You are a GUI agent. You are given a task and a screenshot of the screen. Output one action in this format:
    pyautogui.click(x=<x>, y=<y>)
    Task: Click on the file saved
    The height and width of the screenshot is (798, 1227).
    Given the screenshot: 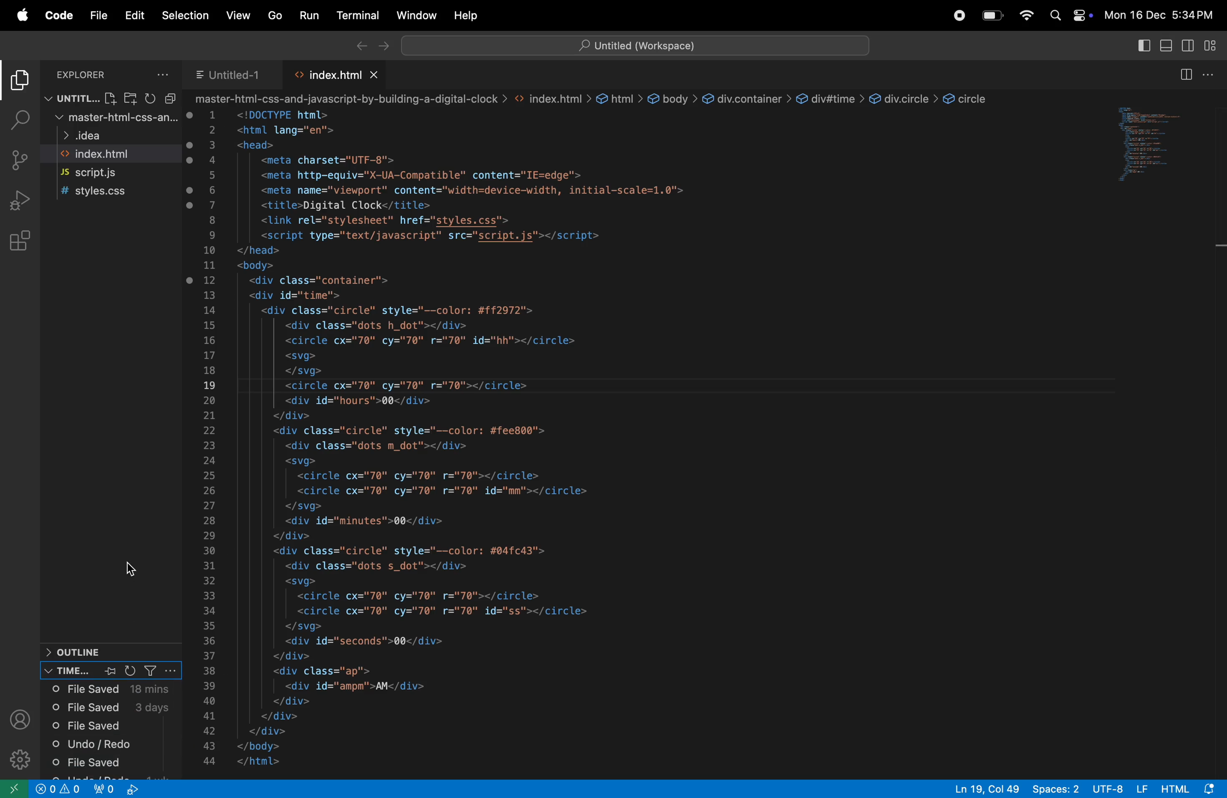 What is the action you would take?
    pyautogui.click(x=112, y=764)
    